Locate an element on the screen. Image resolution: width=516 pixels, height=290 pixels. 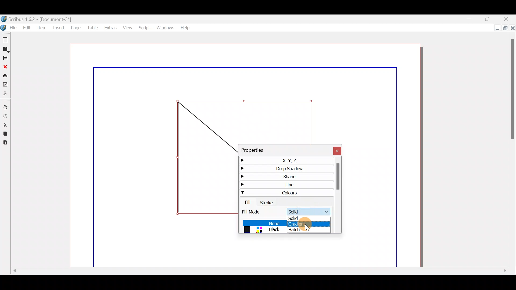
View is located at coordinates (127, 27).